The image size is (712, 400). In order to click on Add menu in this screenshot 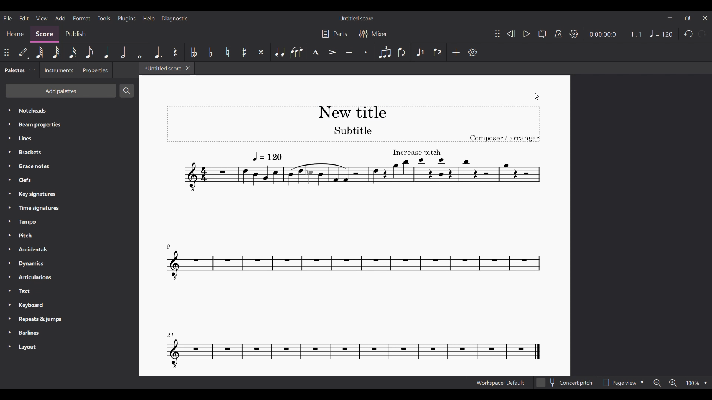, I will do `click(60, 18)`.